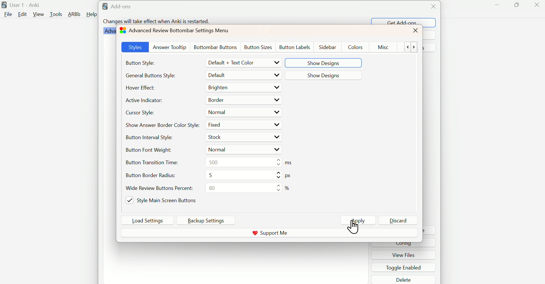 This screenshot has height=284, width=545. I want to click on Fixed, so click(215, 125).